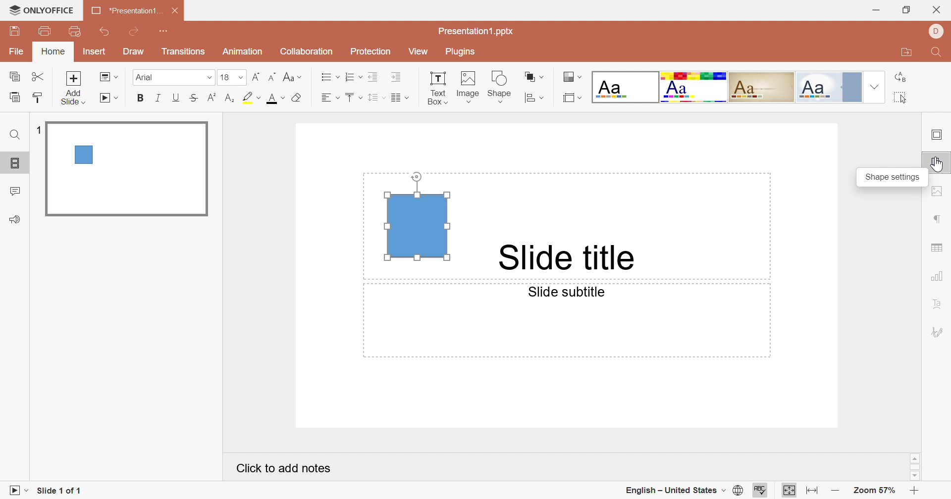  Describe the element at coordinates (934, 31) in the screenshot. I see `DELL` at that location.